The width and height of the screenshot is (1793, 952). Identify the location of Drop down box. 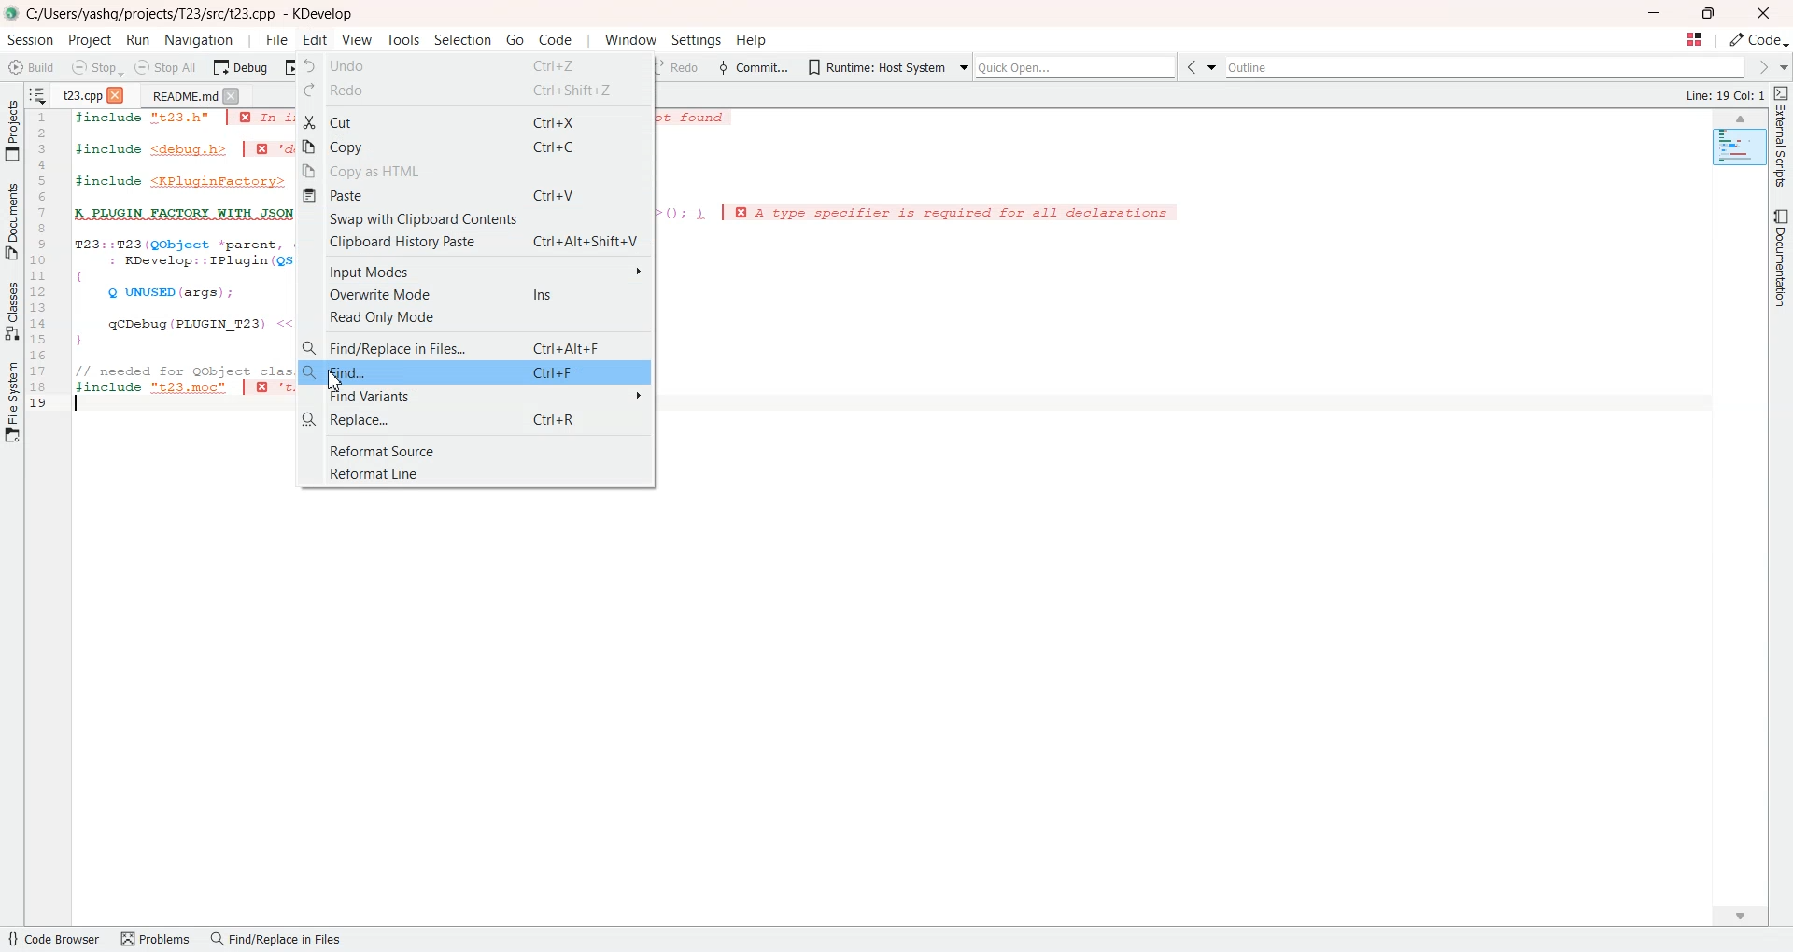
(1216, 68).